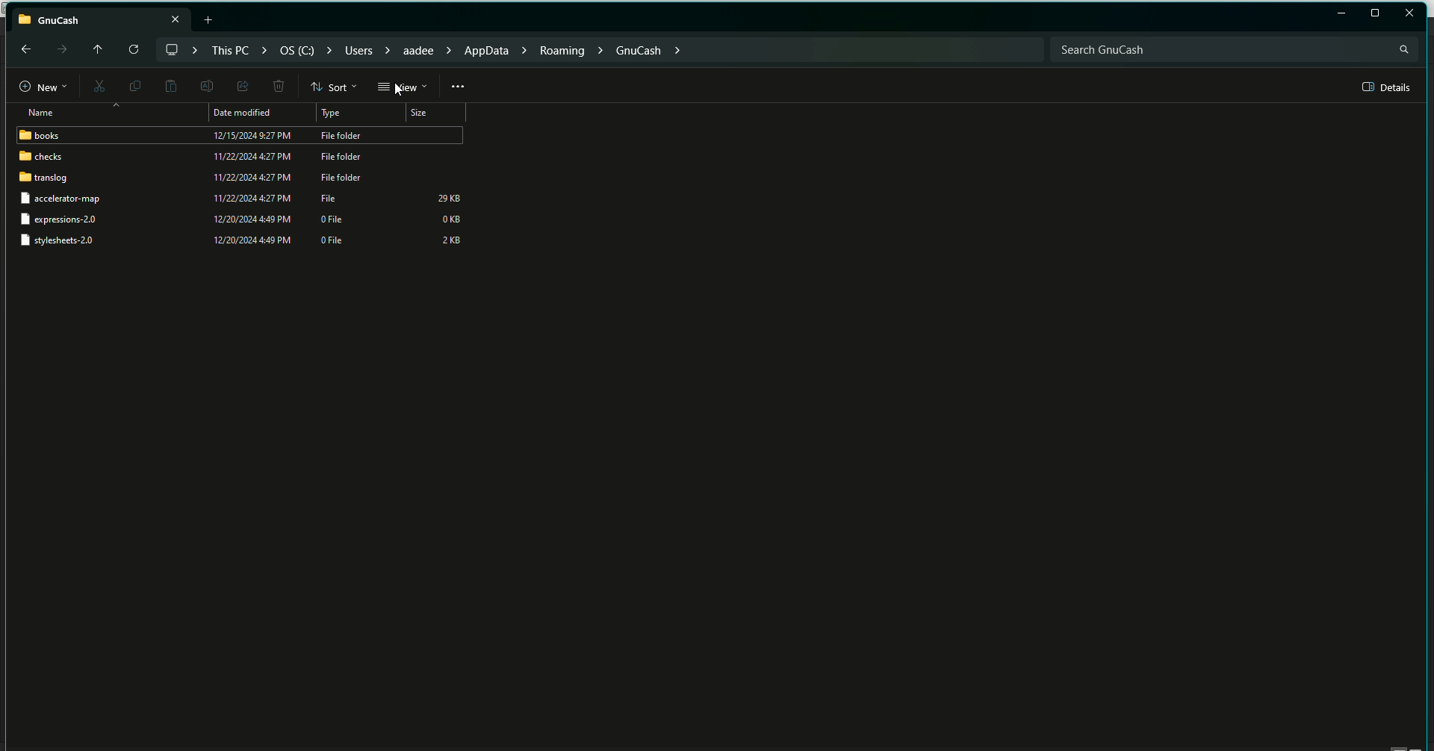 Image resolution: width=1434 pixels, height=751 pixels. I want to click on Date, so click(249, 146).